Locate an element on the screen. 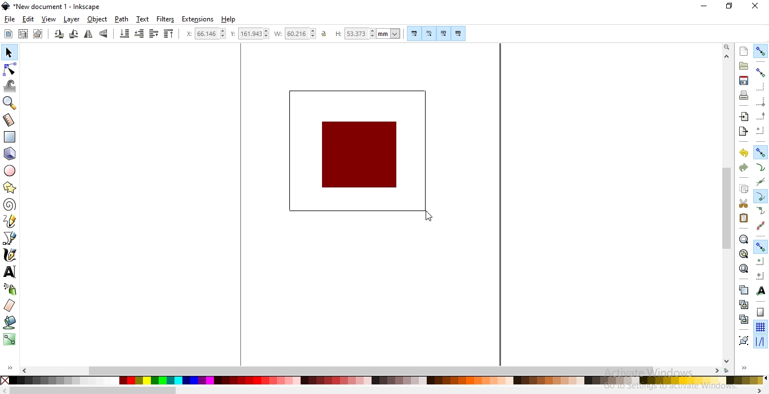  save document is located at coordinates (744, 81).